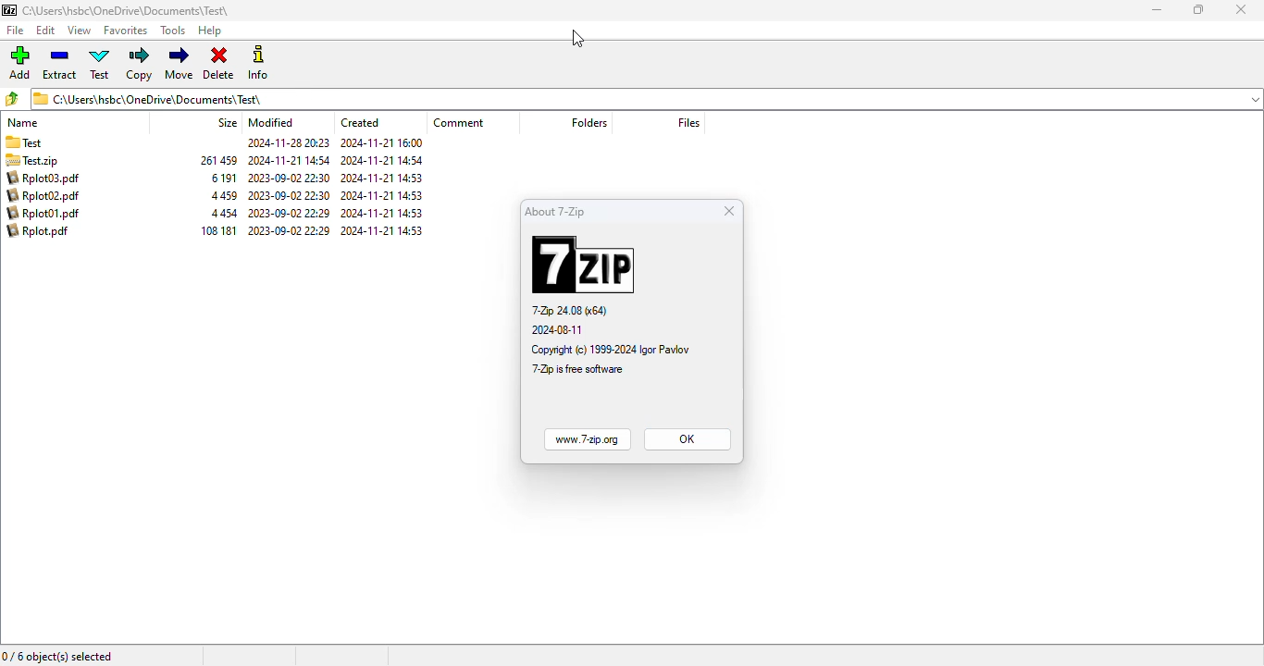 The image size is (1264, 666). Describe the element at coordinates (80, 31) in the screenshot. I see `view` at that location.